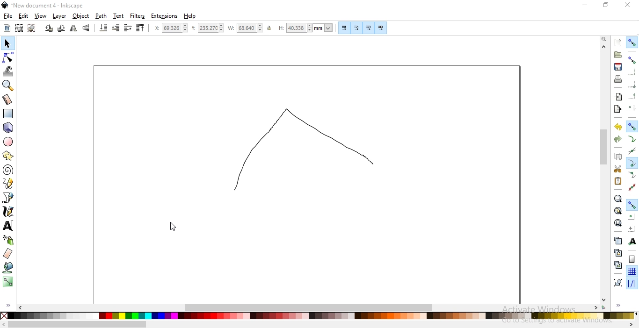 The image size is (639, 328). What do you see at coordinates (618, 55) in the screenshot?
I see `open an existing document` at bounding box center [618, 55].